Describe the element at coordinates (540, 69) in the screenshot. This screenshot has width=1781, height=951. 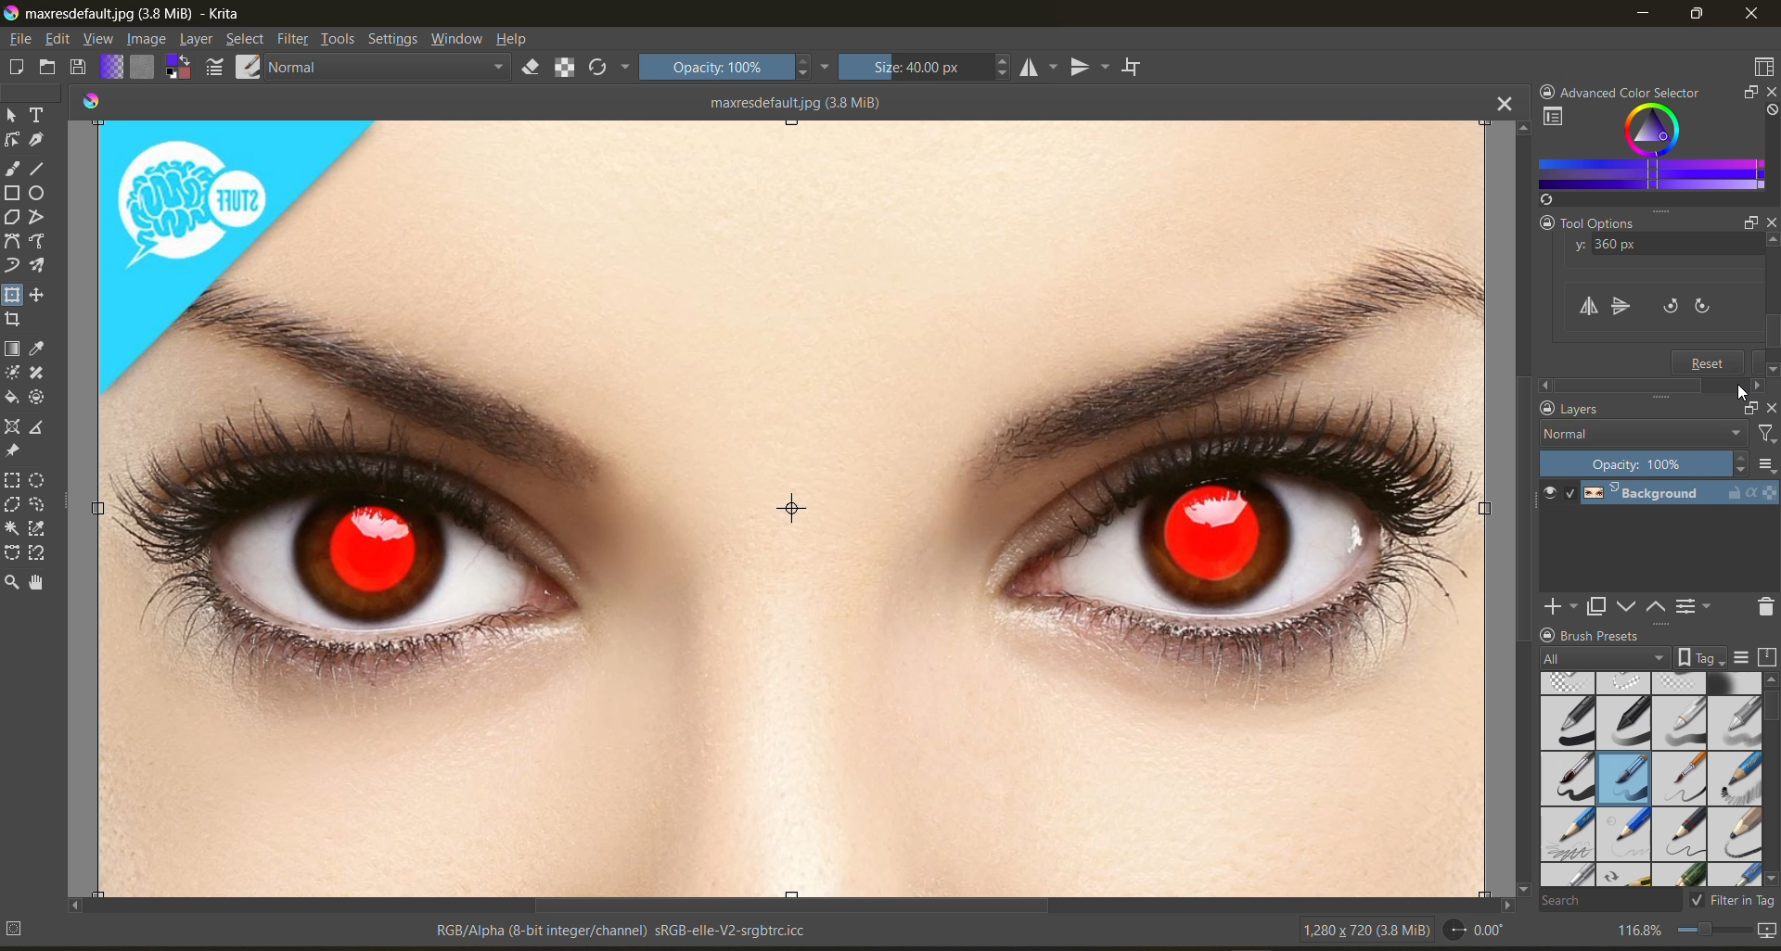
I see `set eraser mode` at that location.